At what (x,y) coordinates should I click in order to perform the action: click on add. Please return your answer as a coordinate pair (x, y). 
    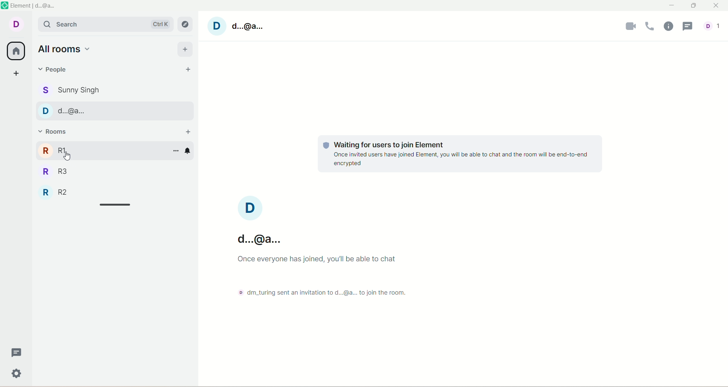
    Looking at the image, I should click on (186, 50).